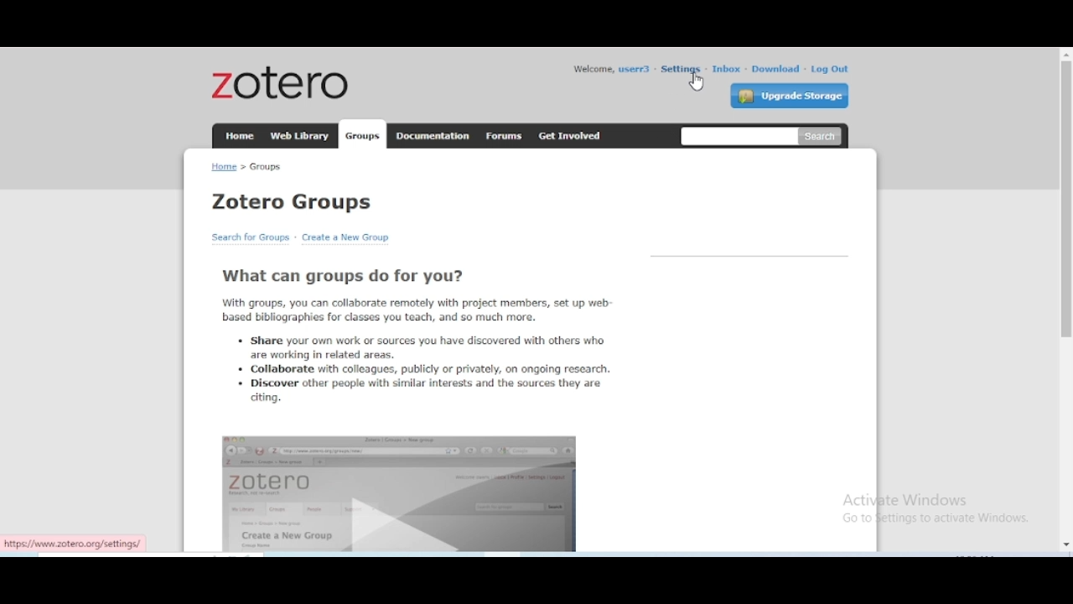 The height and width of the screenshot is (604, 1073). Describe the element at coordinates (418, 309) in the screenshot. I see `‘With groups, you can collaborate remotely with project members, set up web-
based bibliographies for classes you teach, and so much more.` at that location.